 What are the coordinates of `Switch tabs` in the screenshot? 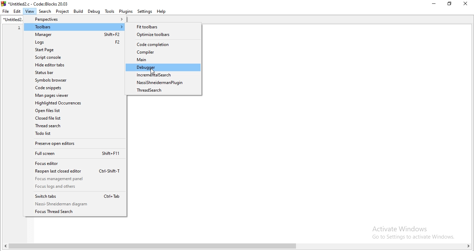 It's located at (76, 196).